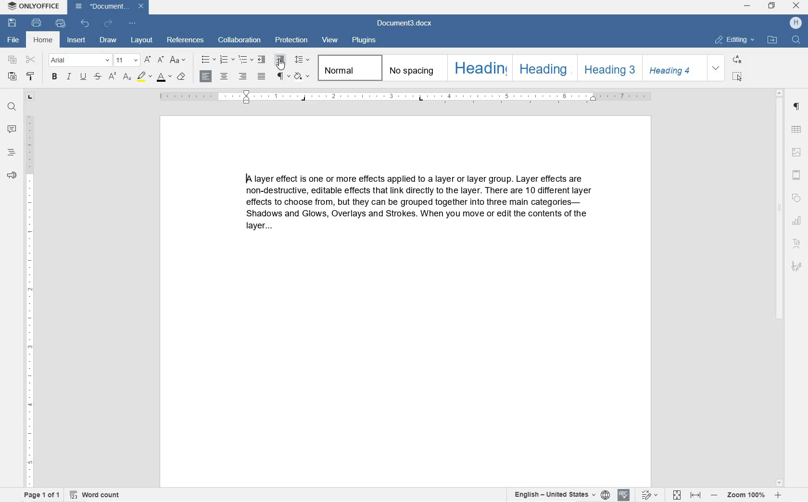 The image size is (808, 502). Describe the element at coordinates (41, 495) in the screenshot. I see `PAGE 1 OF 1` at that location.